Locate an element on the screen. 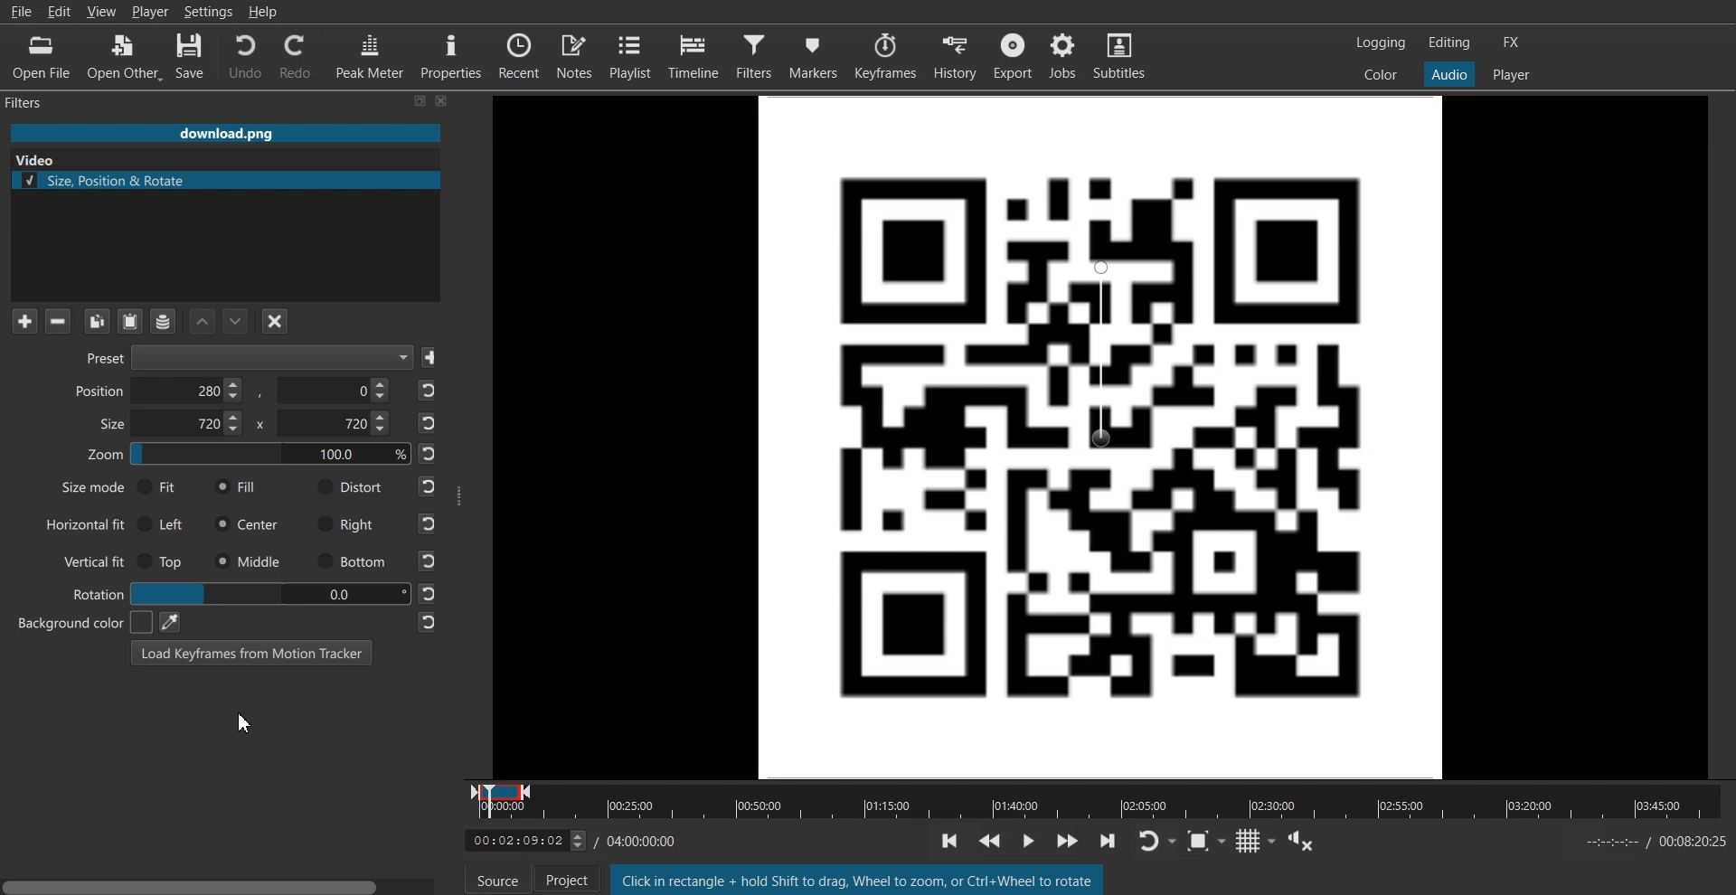 The width and height of the screenshot is (1736, 895). Filters is located at coordinates (757, 55).